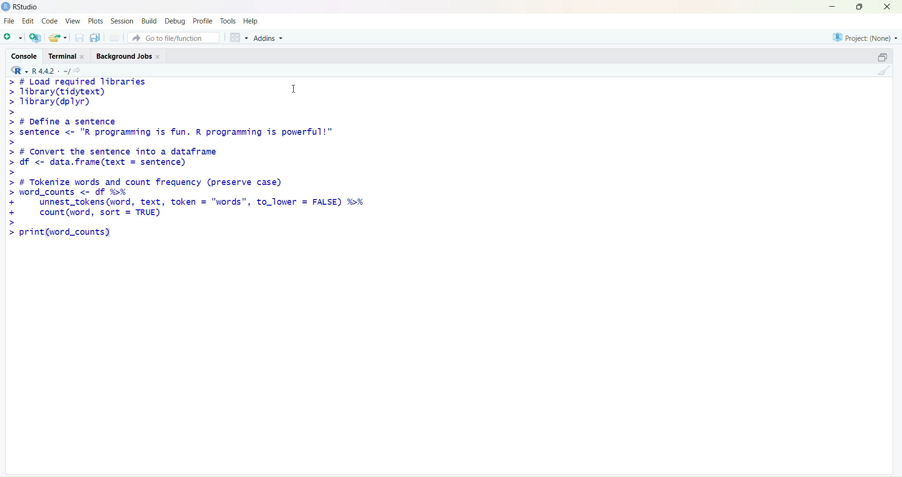  What do you see at coordinates (66, 55) in the screenshot?
I see `terminal` at bounding box center [66, 55].